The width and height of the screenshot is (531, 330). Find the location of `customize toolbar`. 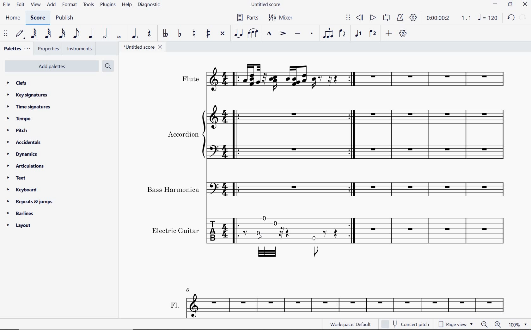

customize toolbar is located at coordinates (404, 34).